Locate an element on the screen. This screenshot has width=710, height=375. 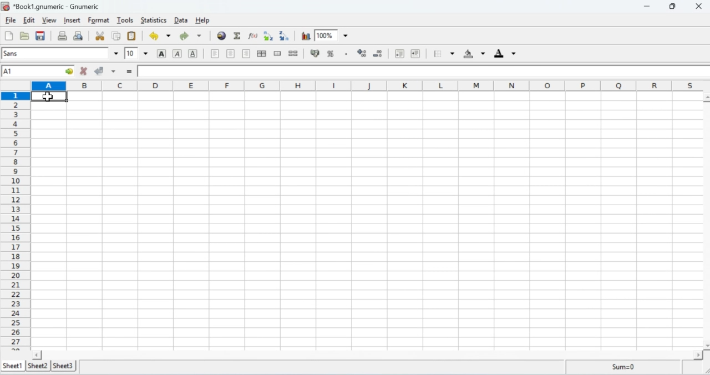
Split merged cells is located at coordinates (294, 54).